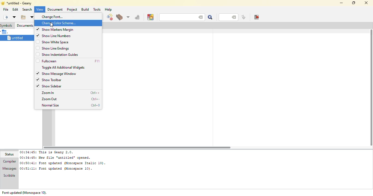 The width and height of the screenshot is (373, 196). What do you see at coordinates (22, 3) in the screenshot?
I see `*untitled - geany` at bounding box center [22, 3].